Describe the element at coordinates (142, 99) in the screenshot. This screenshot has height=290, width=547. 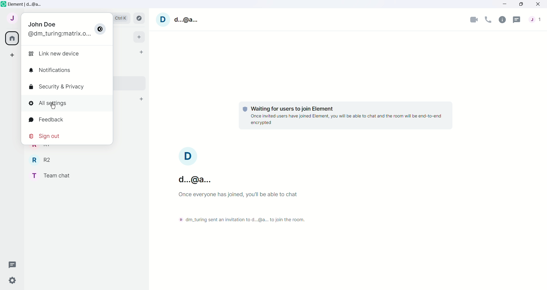
I see `Add room` at that location.